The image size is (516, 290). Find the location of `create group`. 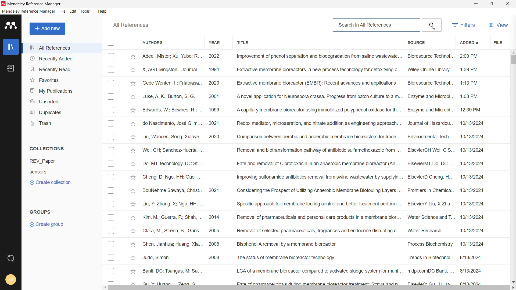

create group is located at coordinates (62, 224).